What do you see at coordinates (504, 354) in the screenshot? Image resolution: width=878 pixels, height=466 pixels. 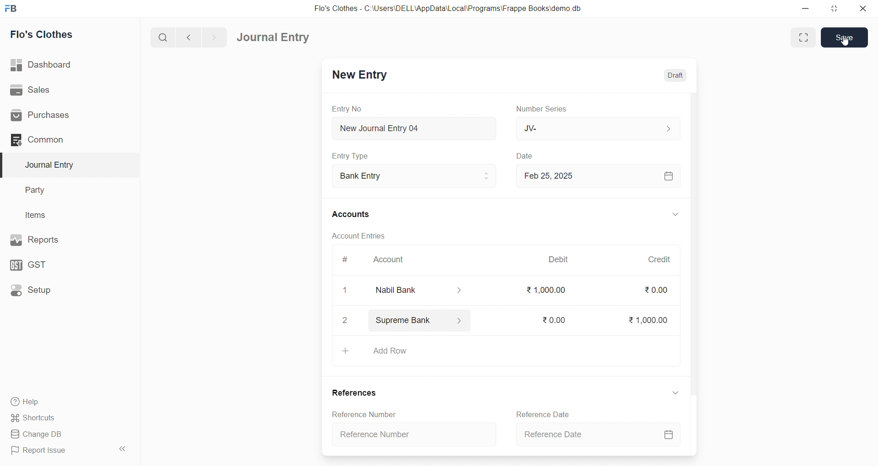 I see `Add Row ` at bounding box center [504, 354].